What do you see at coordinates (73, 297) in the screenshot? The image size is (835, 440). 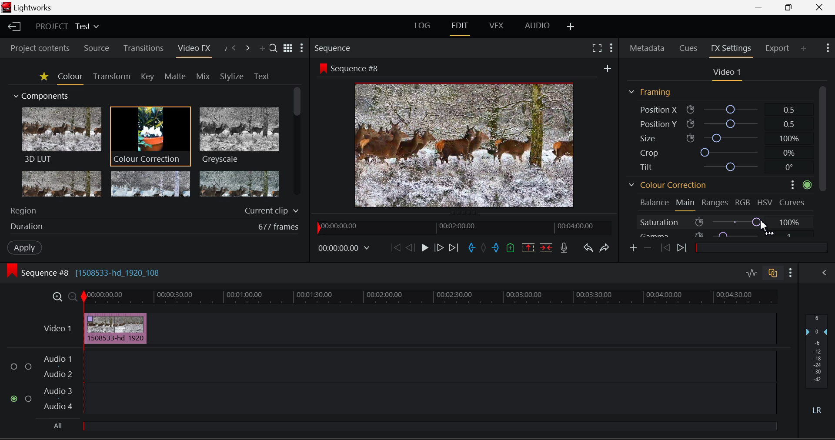 I see `Timeline Zoom Out` at bounding box center [73, 297].